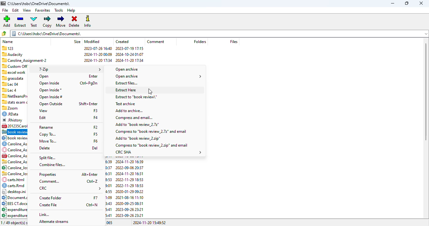 The width and height of the screenshot is (429, 226). What do you see at coordinates (61, 22) in the screenshot?
I see `move` at bounding box center [61, 22].